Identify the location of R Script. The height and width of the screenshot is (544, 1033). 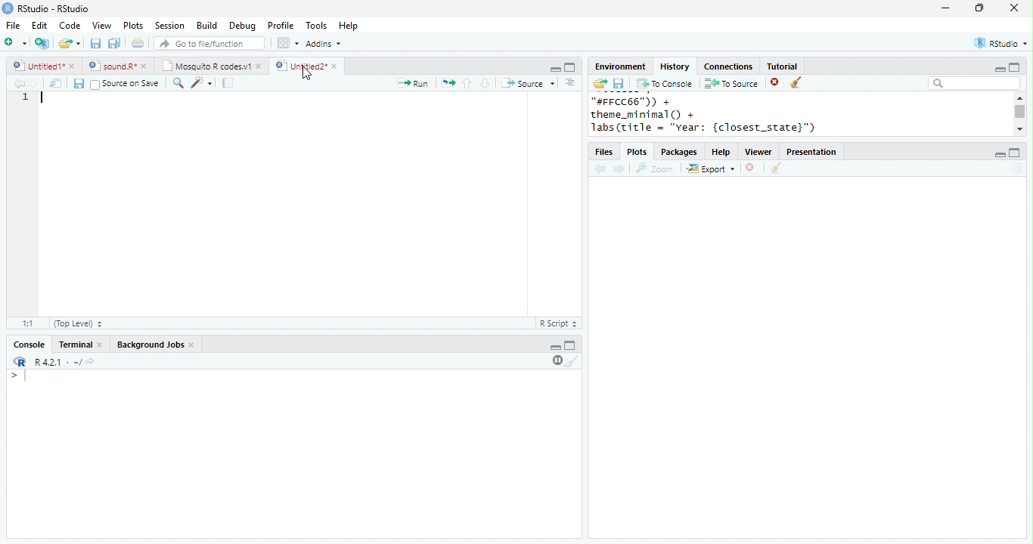
(557, 323).